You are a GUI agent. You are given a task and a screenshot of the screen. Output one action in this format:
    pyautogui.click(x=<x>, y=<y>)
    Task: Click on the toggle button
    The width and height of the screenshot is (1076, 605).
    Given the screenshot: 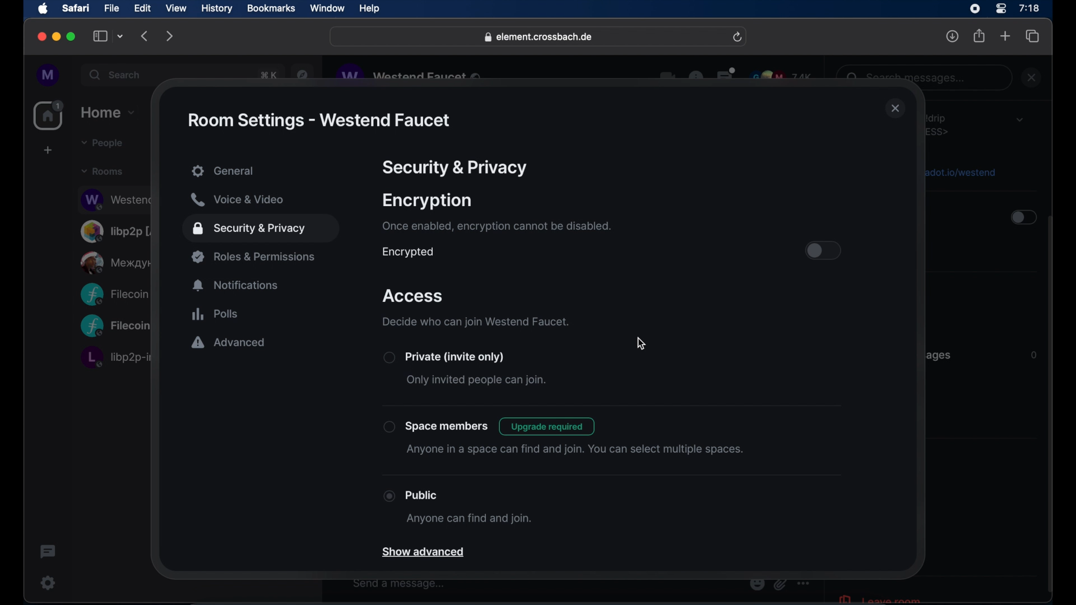 What is the action you would take?
    pyautogui.click(x=824, y=250)
    